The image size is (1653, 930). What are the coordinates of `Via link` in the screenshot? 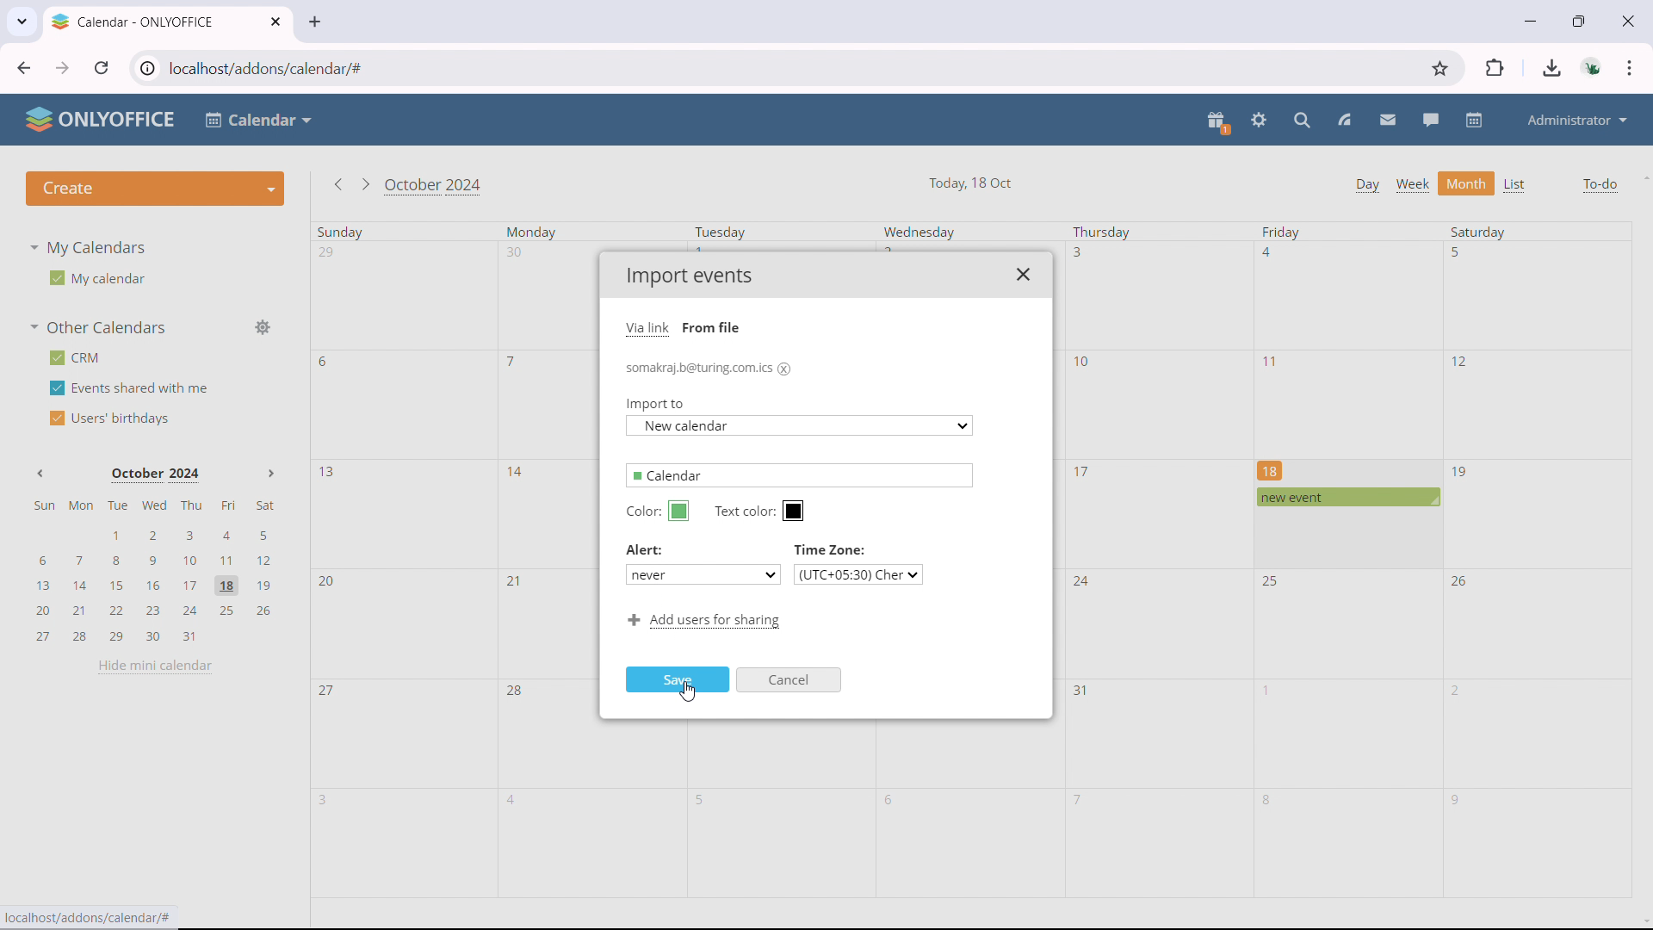 It's located at (649, 328).